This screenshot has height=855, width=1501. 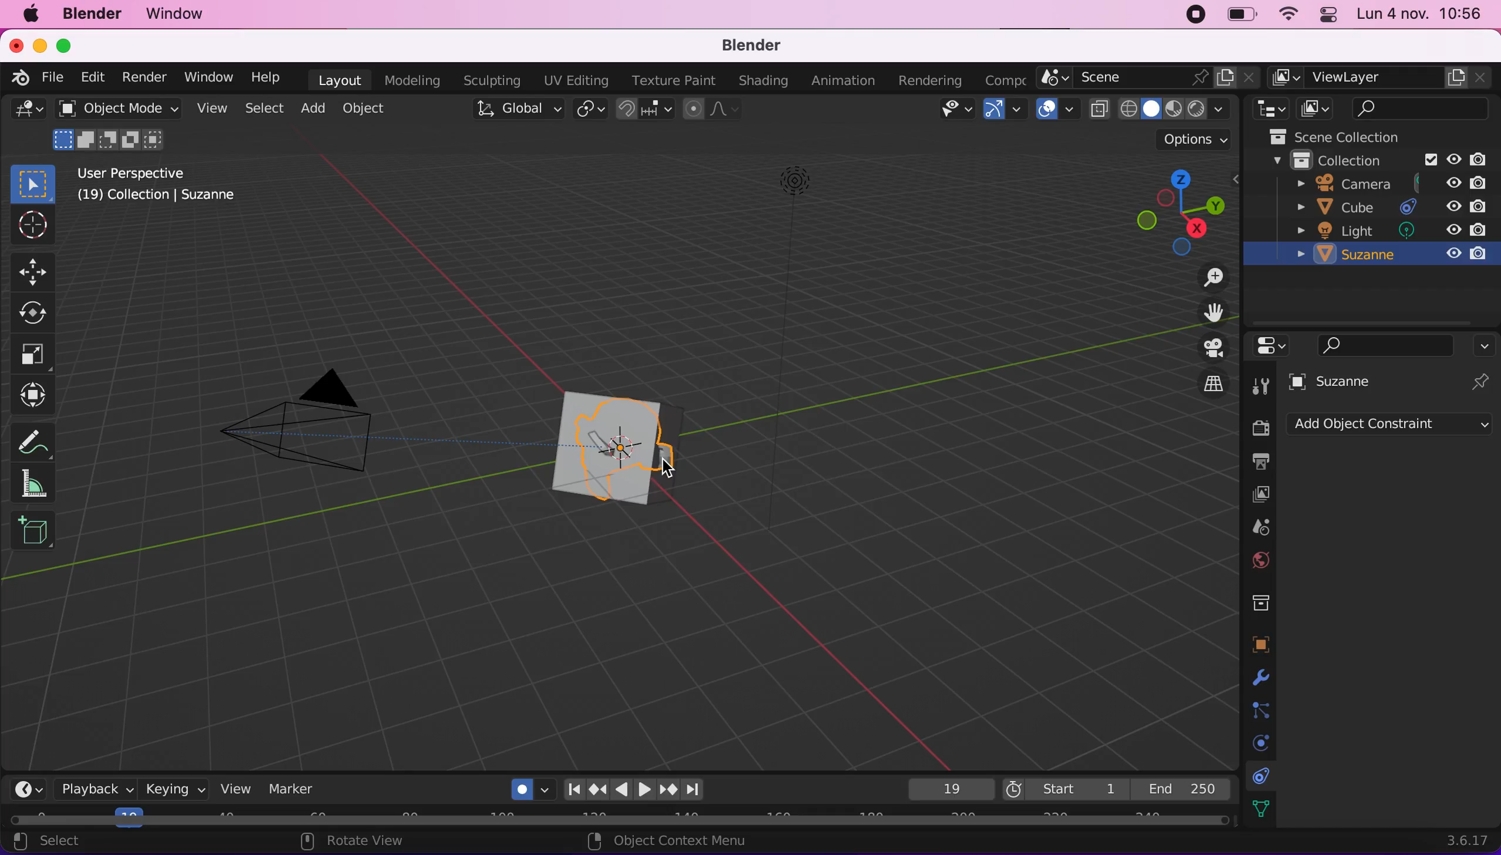 I want to click on modeling, so click(x=413, y=80).